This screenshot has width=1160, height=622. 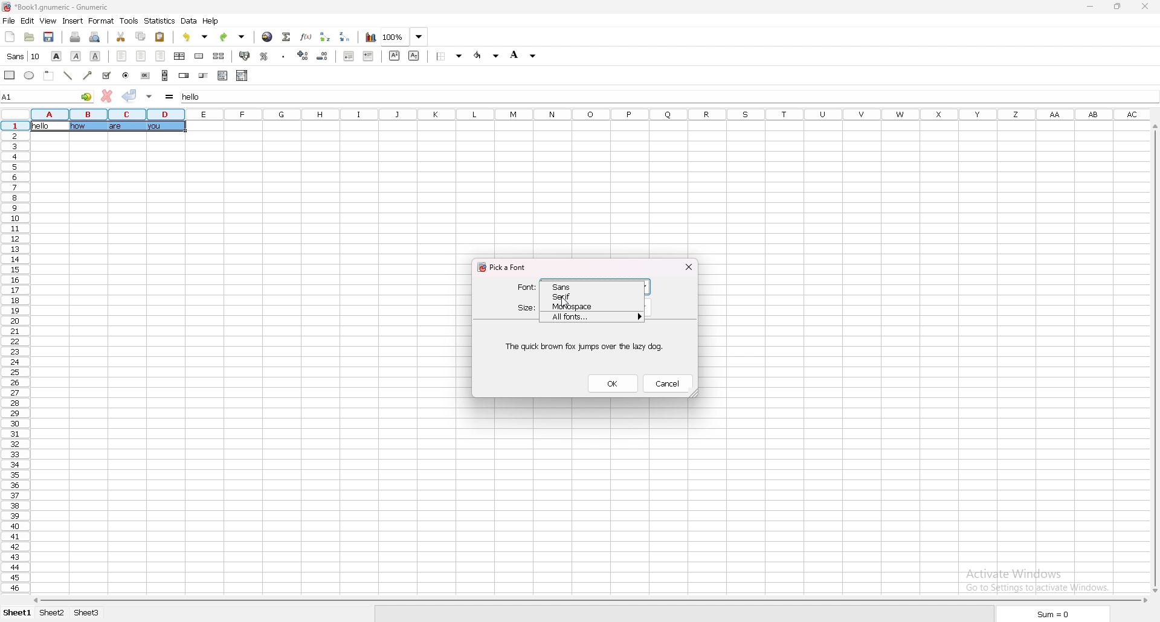 I want to click on list, so click(x=222, y=76).